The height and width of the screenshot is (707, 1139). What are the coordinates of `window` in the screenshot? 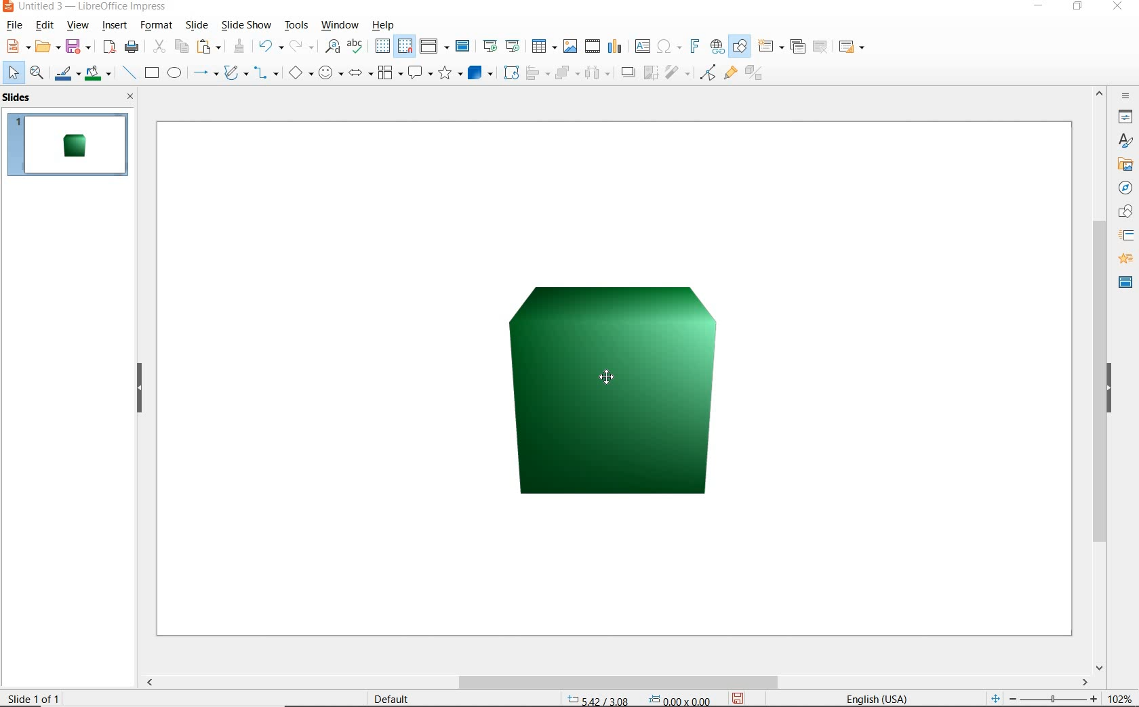 It's located at (340, 26).